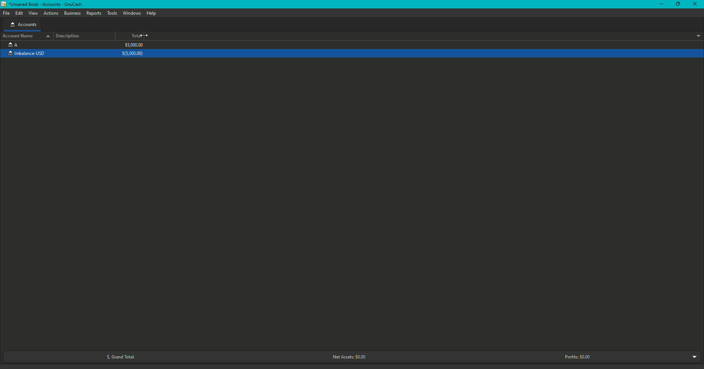 The image size is (704, 369). What do you see at coordinates (94, 13) in the screenshot?
I see `Reports` at bounding box center [94, 13].